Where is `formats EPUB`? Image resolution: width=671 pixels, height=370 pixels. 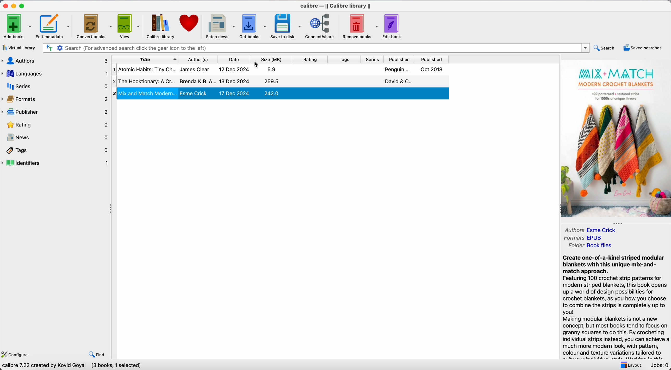 formats EPUB is located at coordinates (585, 237).